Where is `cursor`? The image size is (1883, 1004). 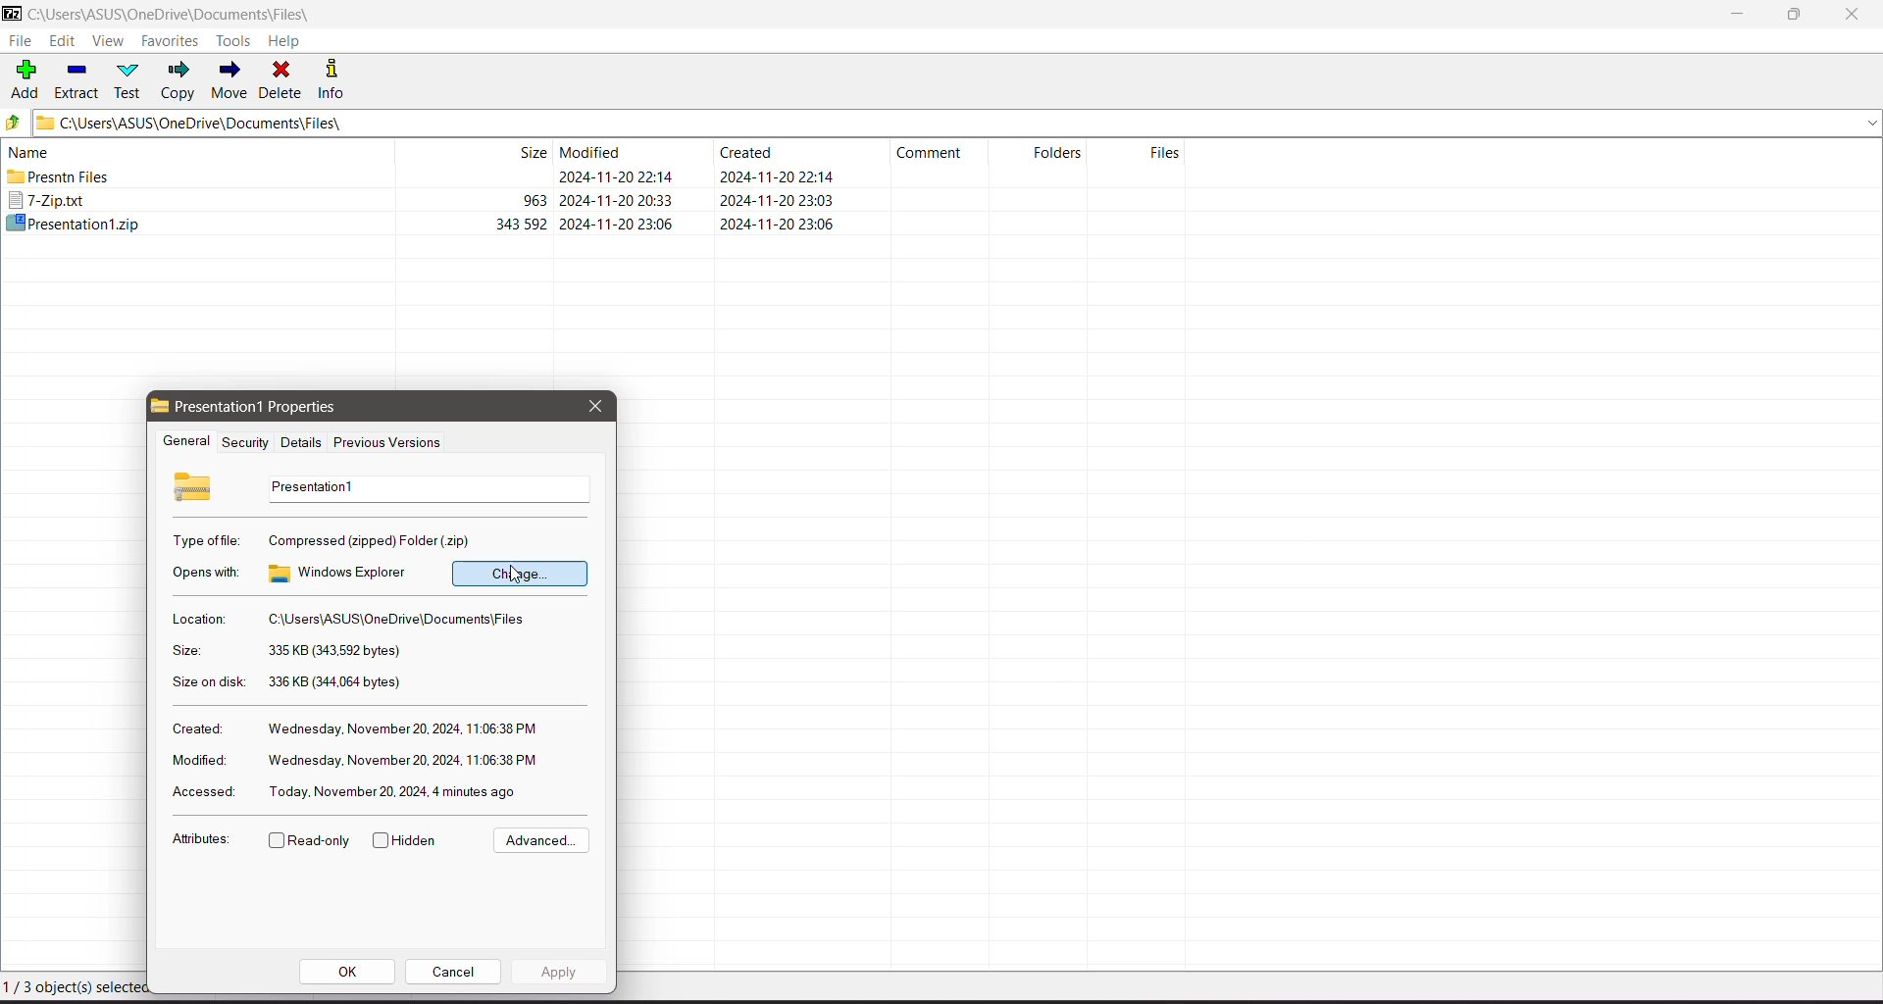
cursor is located at coordinates (515, 575).